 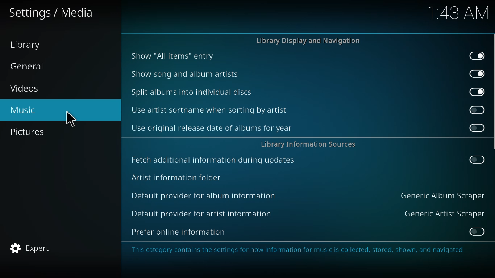 What do you see at coordinates (456, 13) in the screenshot?
I see `time` at bounding box center [456, 13].